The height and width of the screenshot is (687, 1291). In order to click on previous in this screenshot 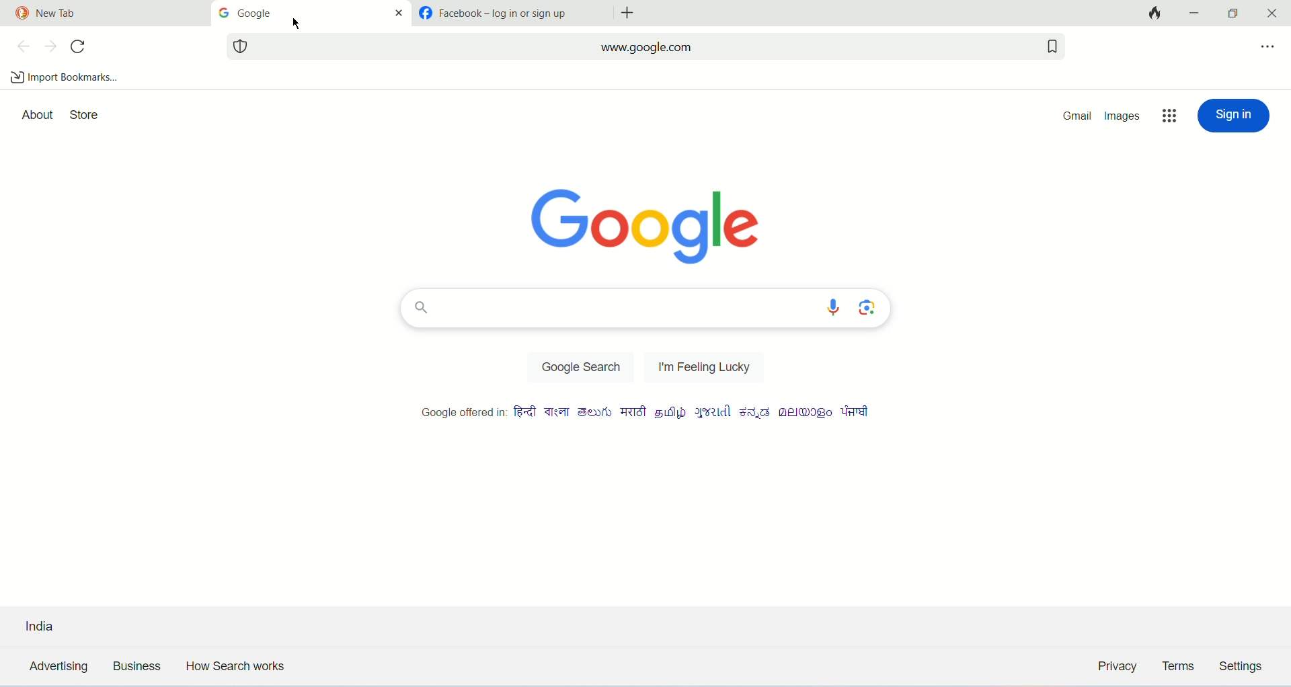, I will do `click(21, 46)`.